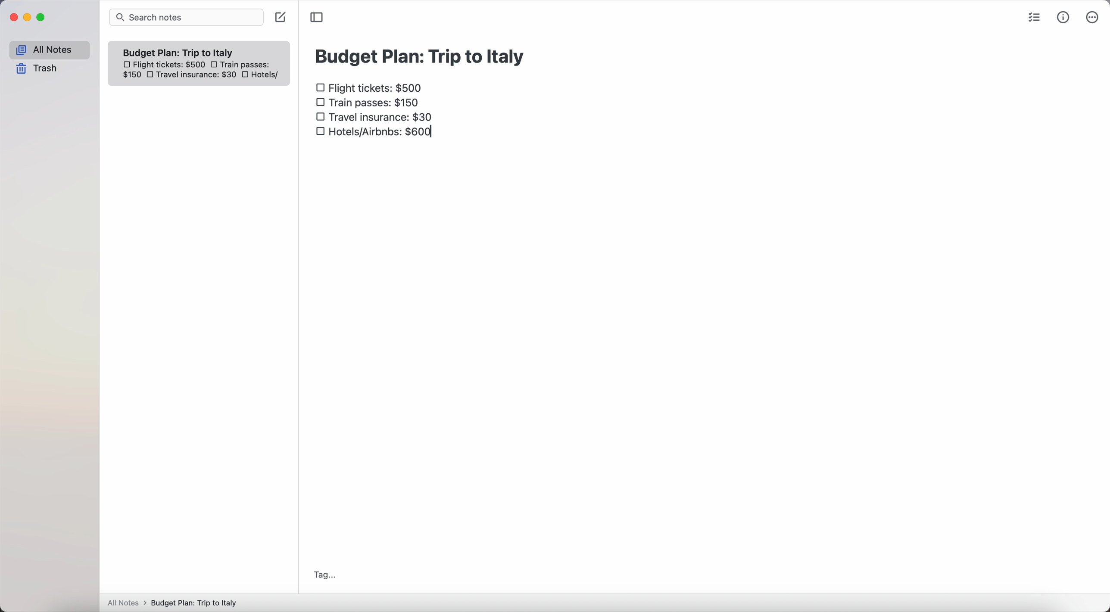  What do you see at coordinates (318, 132) in the screenshot?
I see `checkbox` at bounding box center [318, 132].